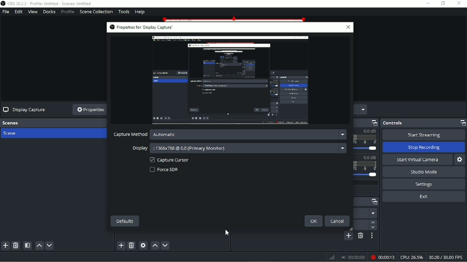 The height and width of the screenshot is (262, 467). Describe the element at coordinates (361, 236) in the screenshot. I see `Remove configurable transition` at that location.